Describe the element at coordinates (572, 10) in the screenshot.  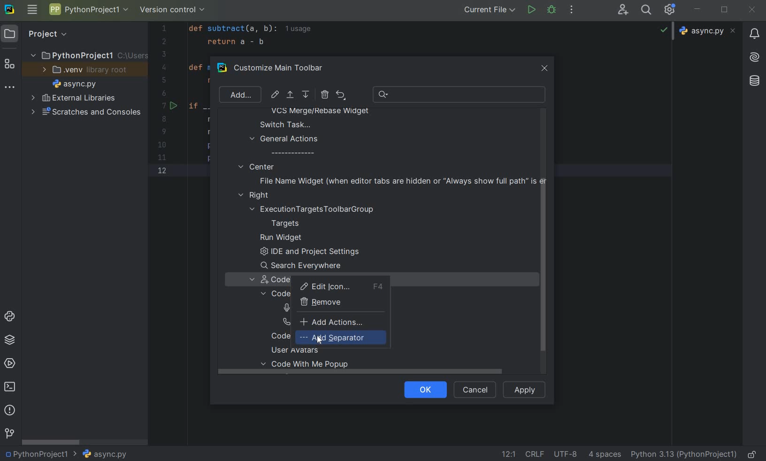
I see `MORE ACTIONS` at that location.